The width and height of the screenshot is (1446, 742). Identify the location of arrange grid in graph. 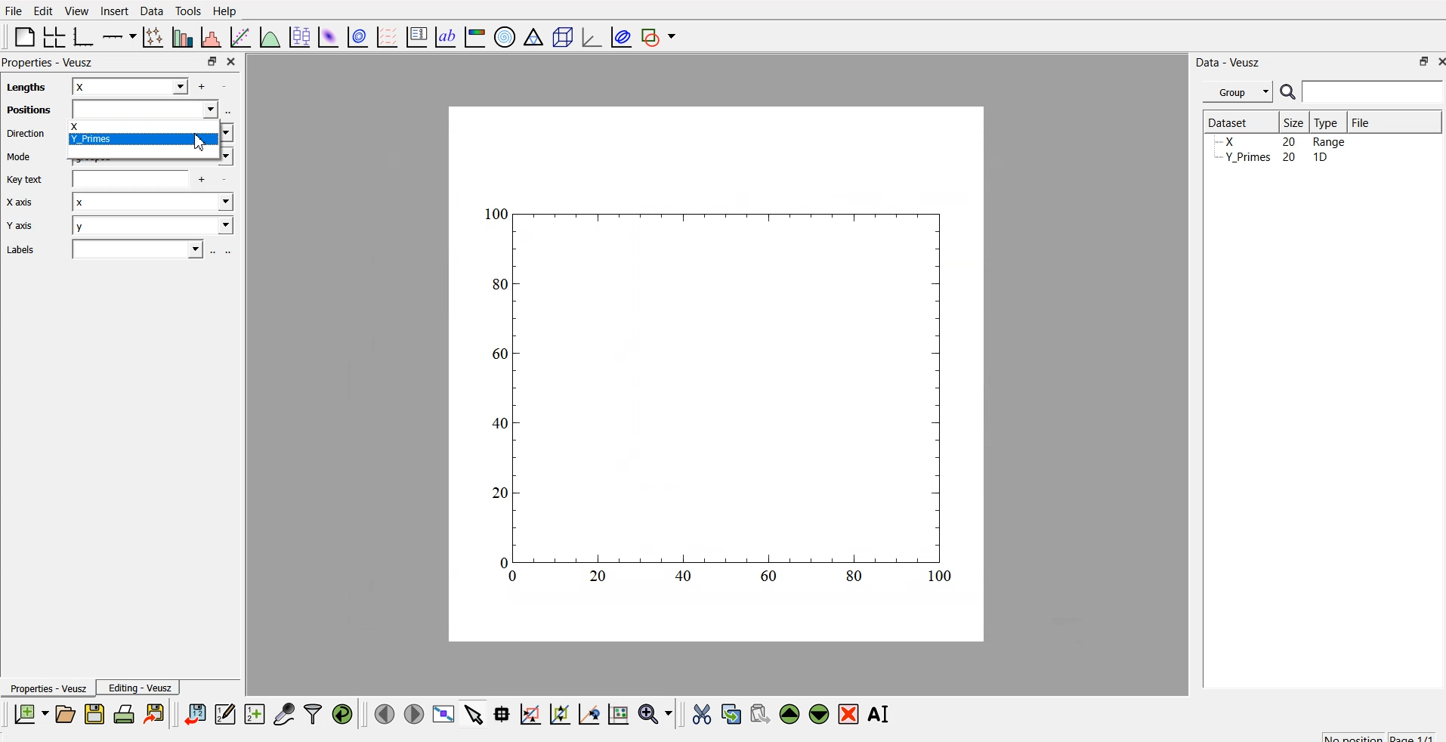
(53, 35).